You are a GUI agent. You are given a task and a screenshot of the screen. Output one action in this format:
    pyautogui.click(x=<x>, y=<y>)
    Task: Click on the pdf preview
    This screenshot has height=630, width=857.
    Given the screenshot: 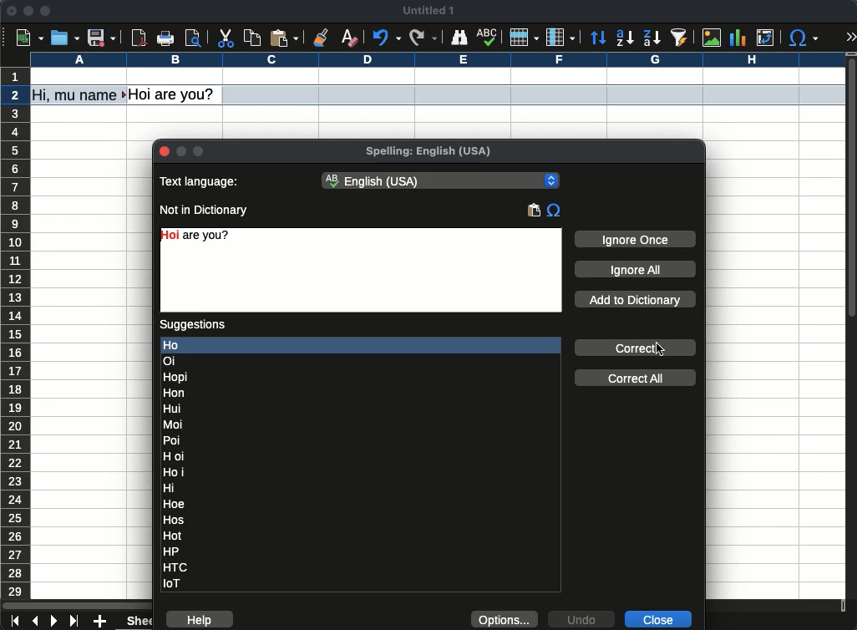 What is the action you would take?
    pyautogui.click(x=139, y=38)
    